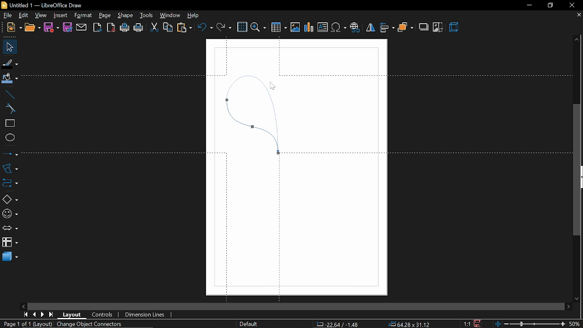 The width and height of the screenshot is (583, 328). I want to click on Default, so click(249, 324).